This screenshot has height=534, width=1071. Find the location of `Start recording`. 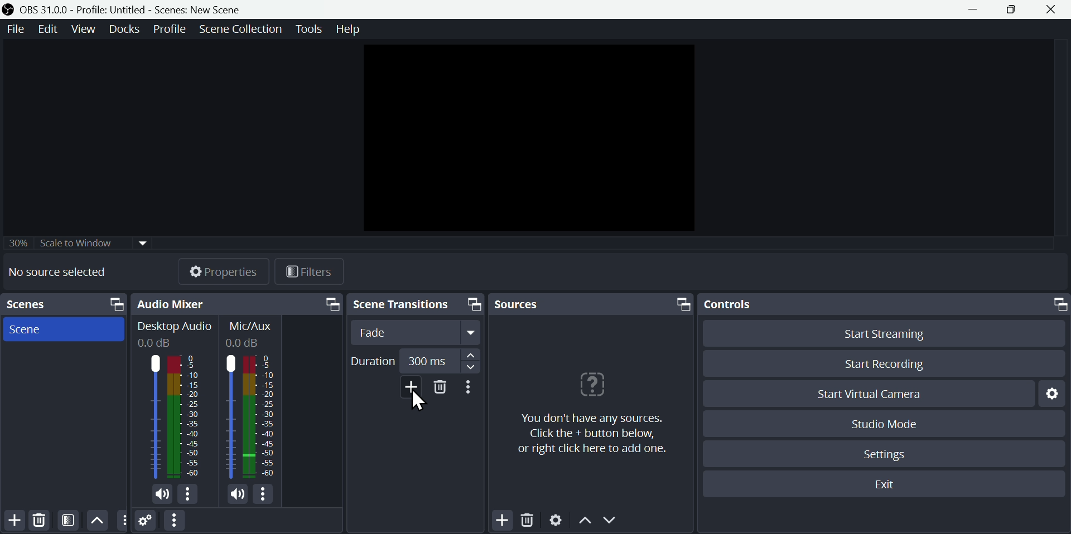

Start recording is located at coordinates (882, 365).